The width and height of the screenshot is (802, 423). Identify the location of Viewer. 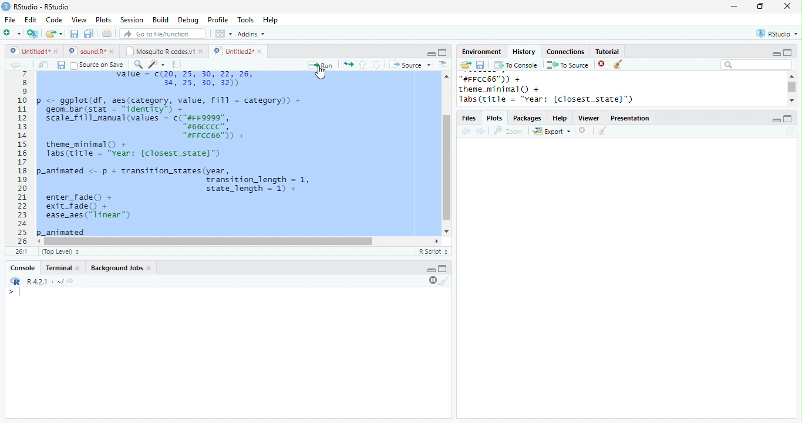
(589, 118).